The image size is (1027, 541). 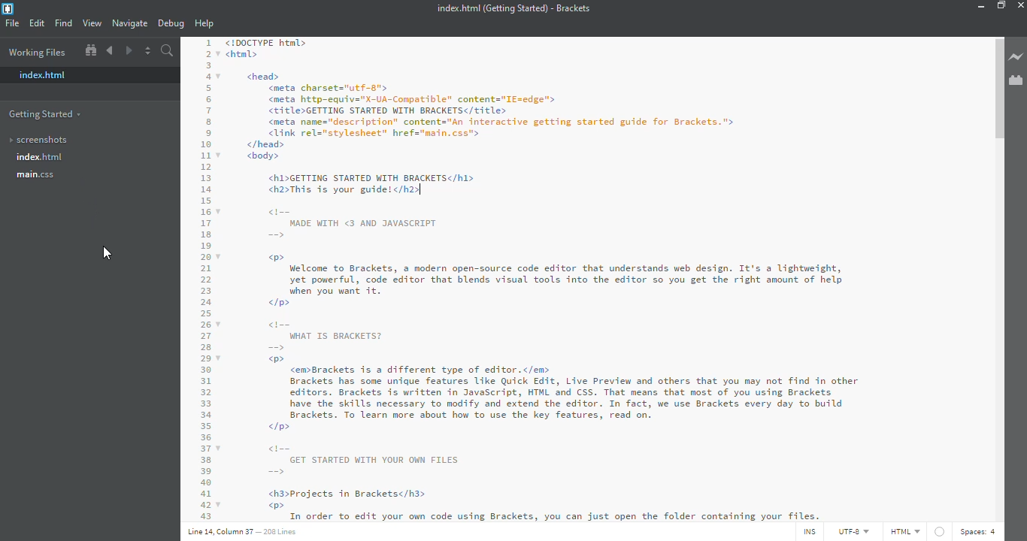 I want to click on no linter available, so click(x=941, y=532).